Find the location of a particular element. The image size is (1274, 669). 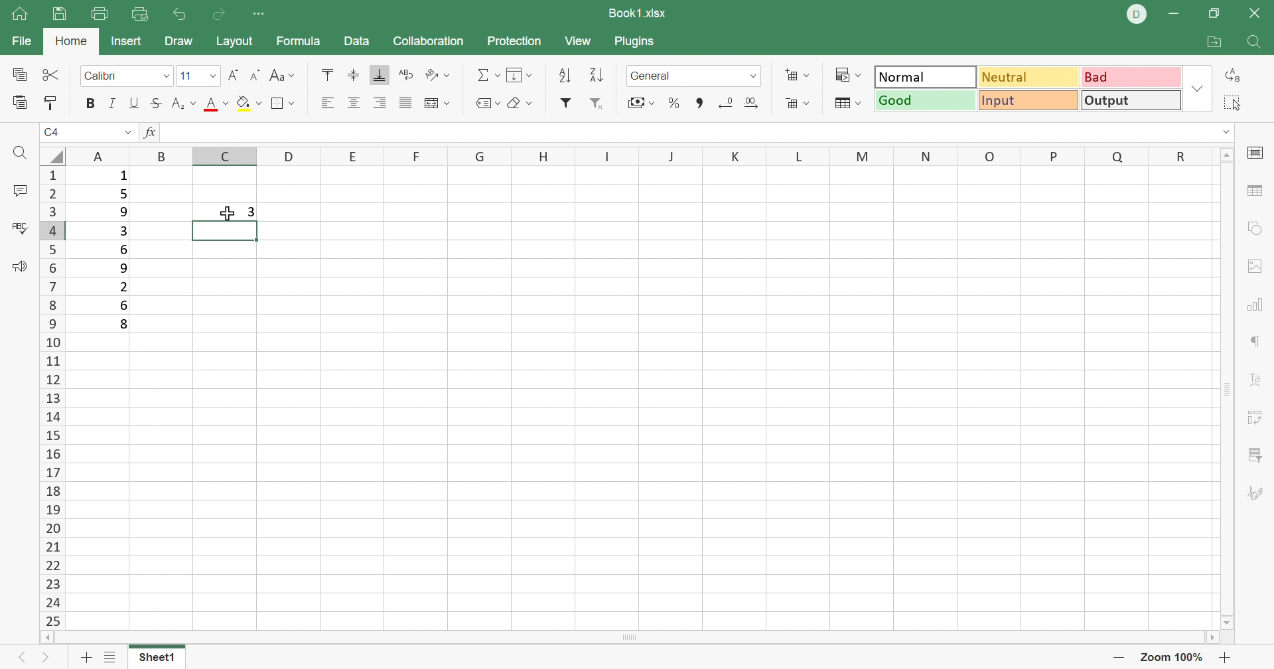

Signature settings is located at coordinates (1257, 496).